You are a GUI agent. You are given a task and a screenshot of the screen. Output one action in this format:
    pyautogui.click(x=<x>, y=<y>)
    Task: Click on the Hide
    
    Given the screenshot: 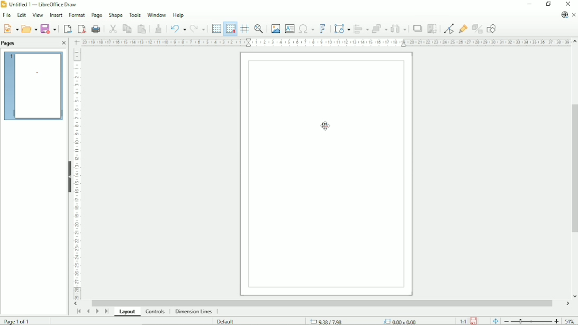 What is the action you would take?
    pyautogui.click(x=68, y=175)
    